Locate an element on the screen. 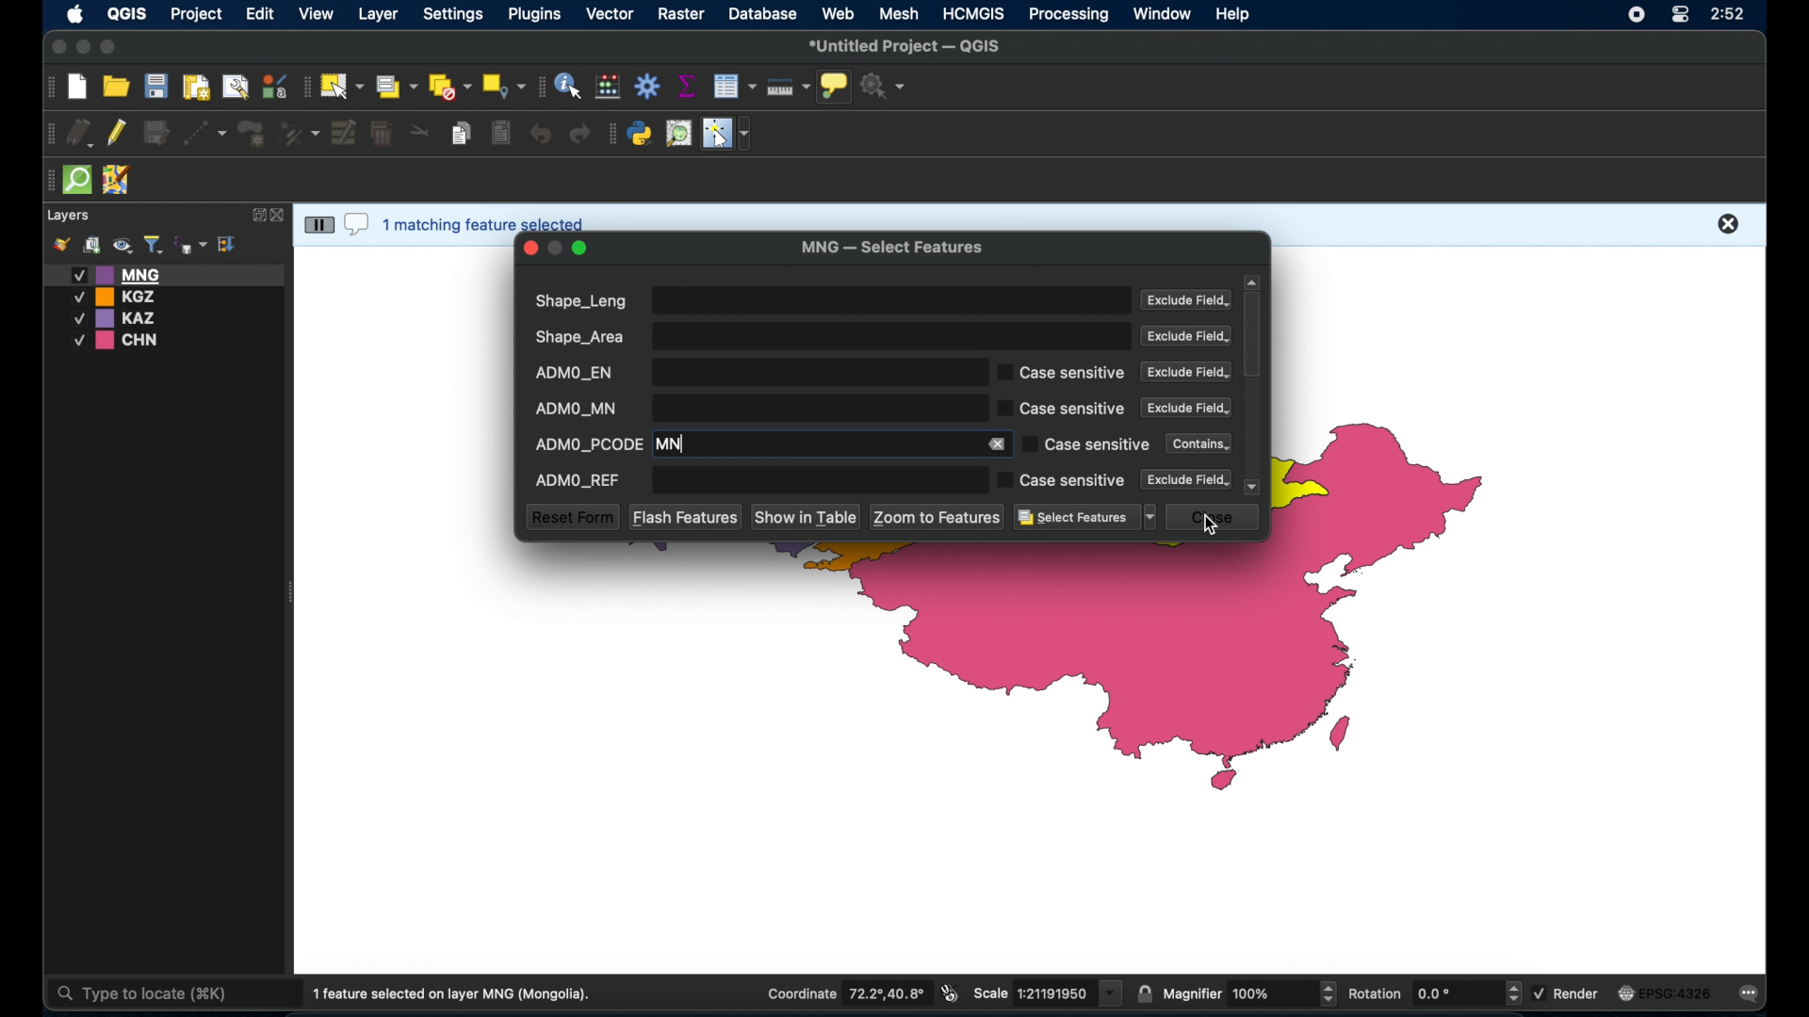 Image resolution: width=1809 pixels, height=1017 pixels. split features is located at coordinates (420, 134).